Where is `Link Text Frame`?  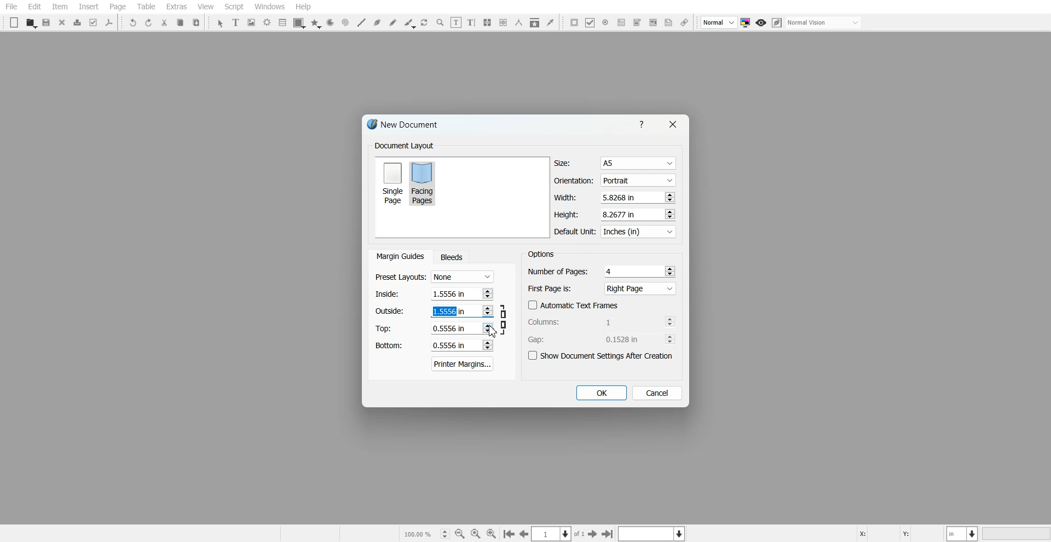
Link Text Frame is located at coordinates (487, 22).